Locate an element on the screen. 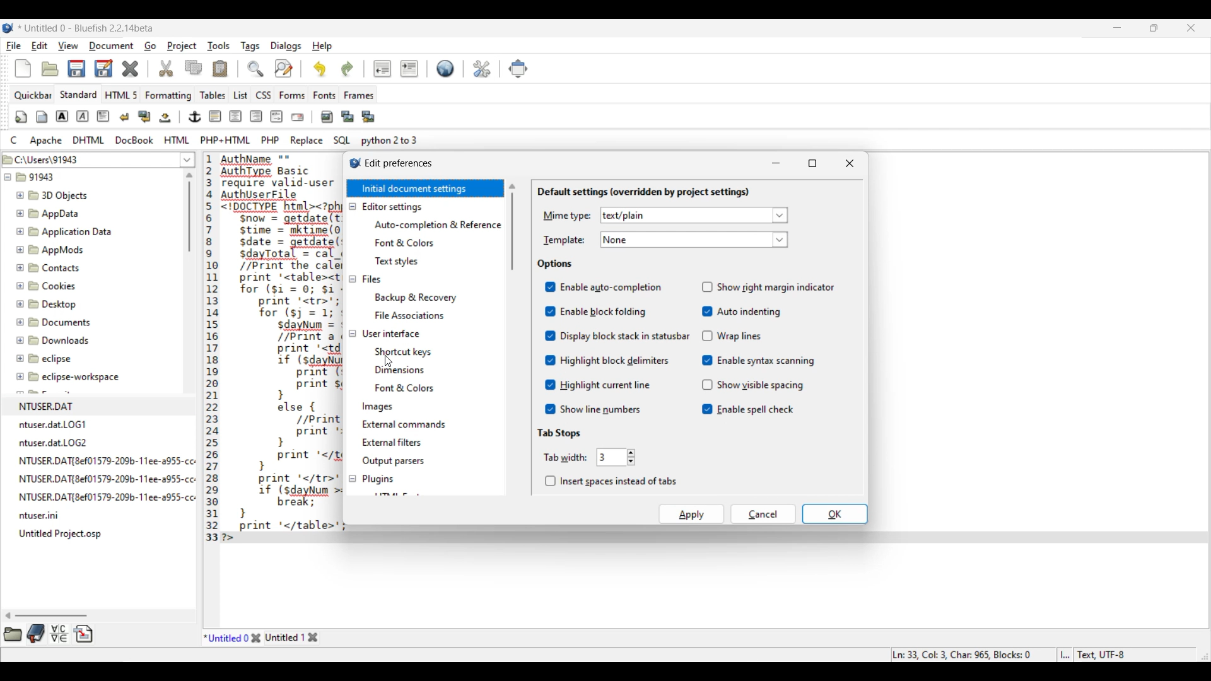 This screenshot has height=681, width=1211. ntuser.ini is located at coordinates (41, 516).